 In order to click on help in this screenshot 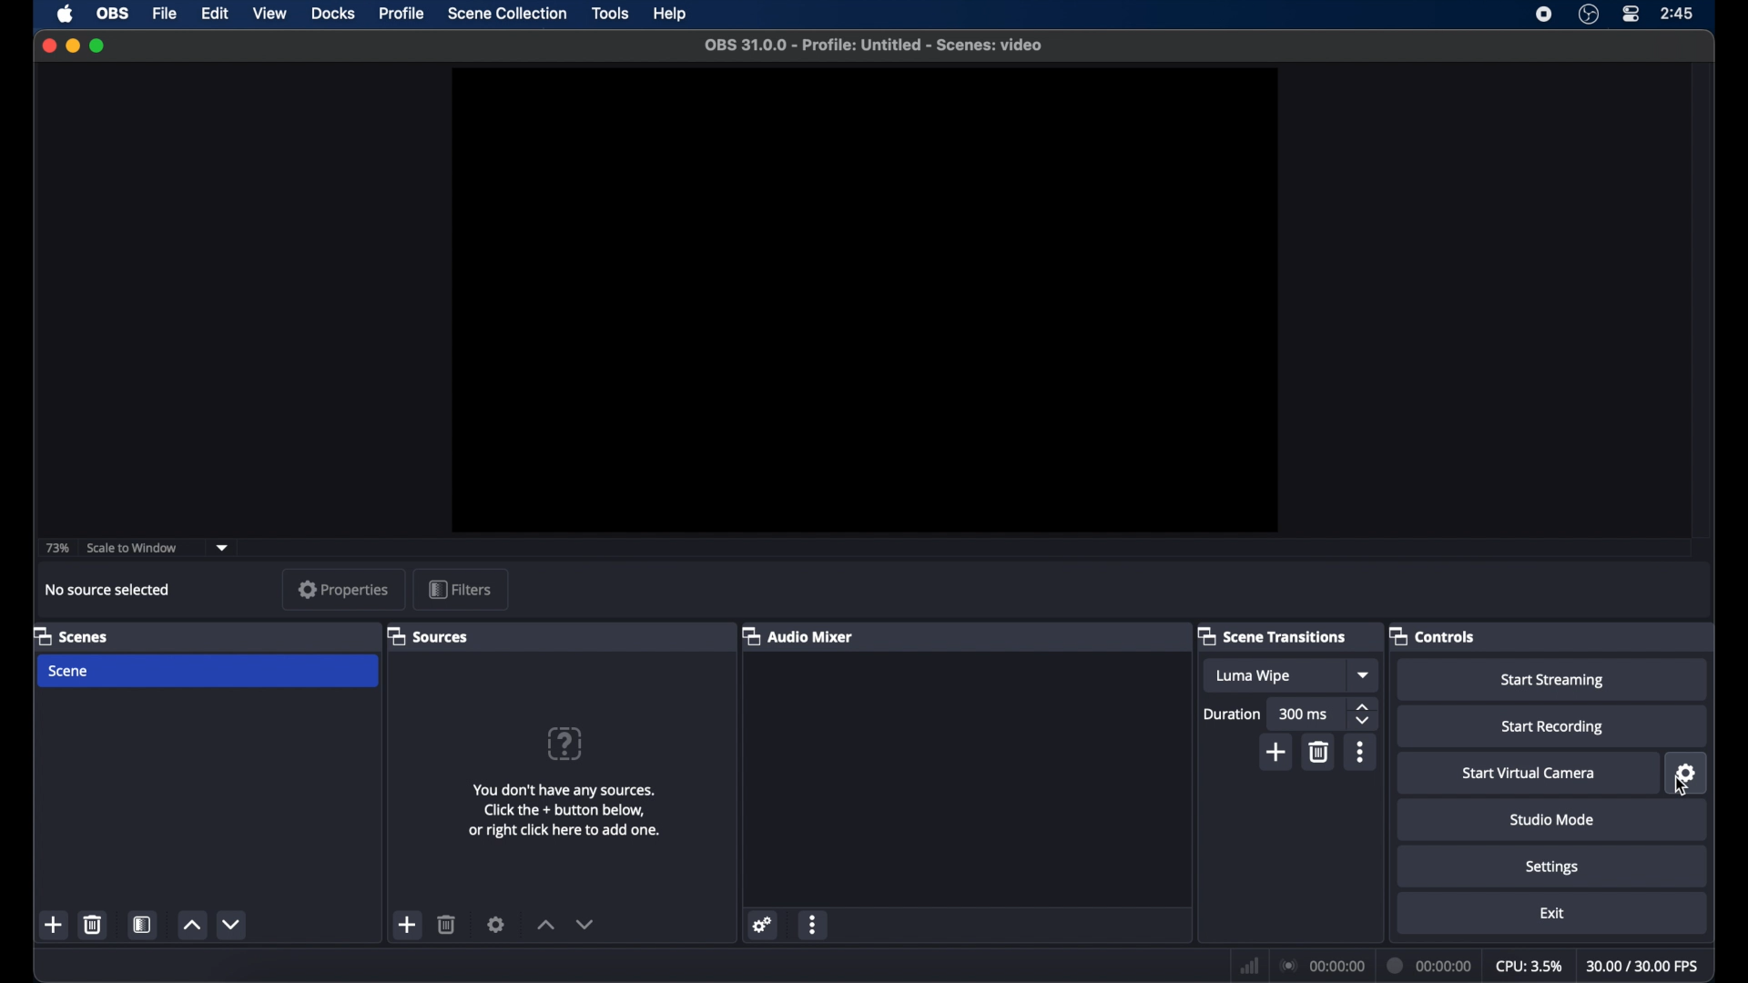, I will do `click(671, 14)`.